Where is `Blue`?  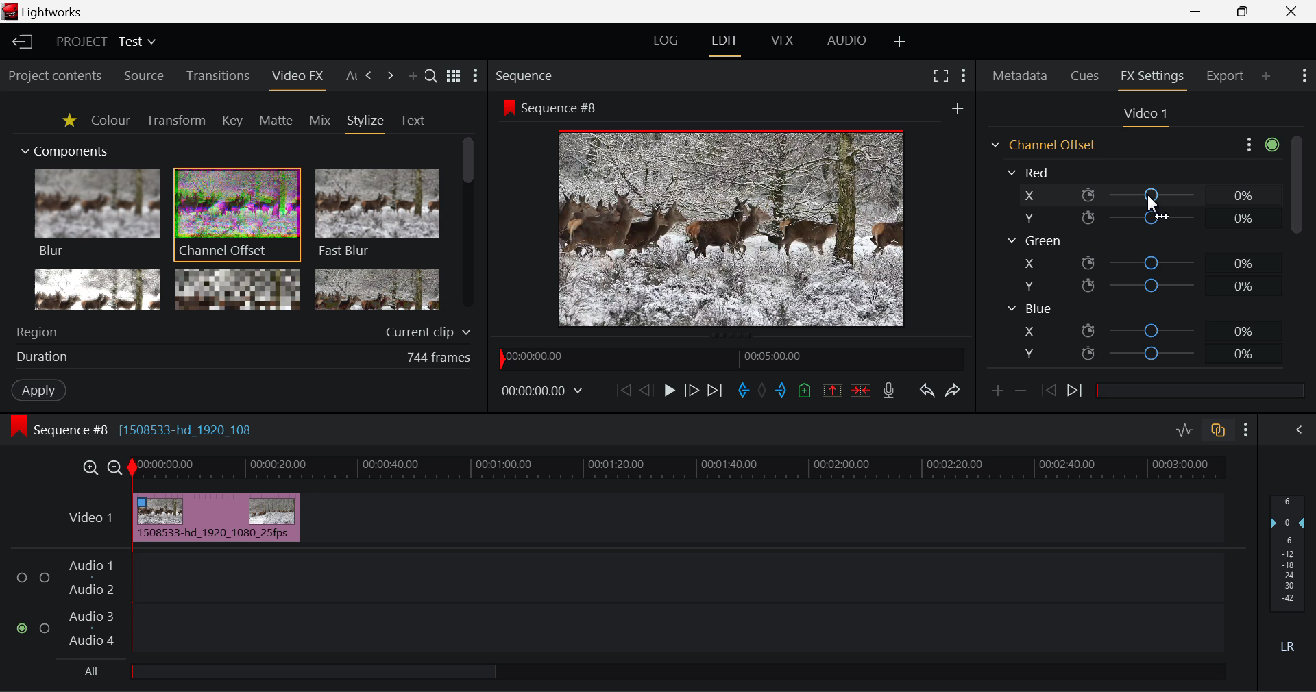
Blue is located at coordinates (1029, 309).